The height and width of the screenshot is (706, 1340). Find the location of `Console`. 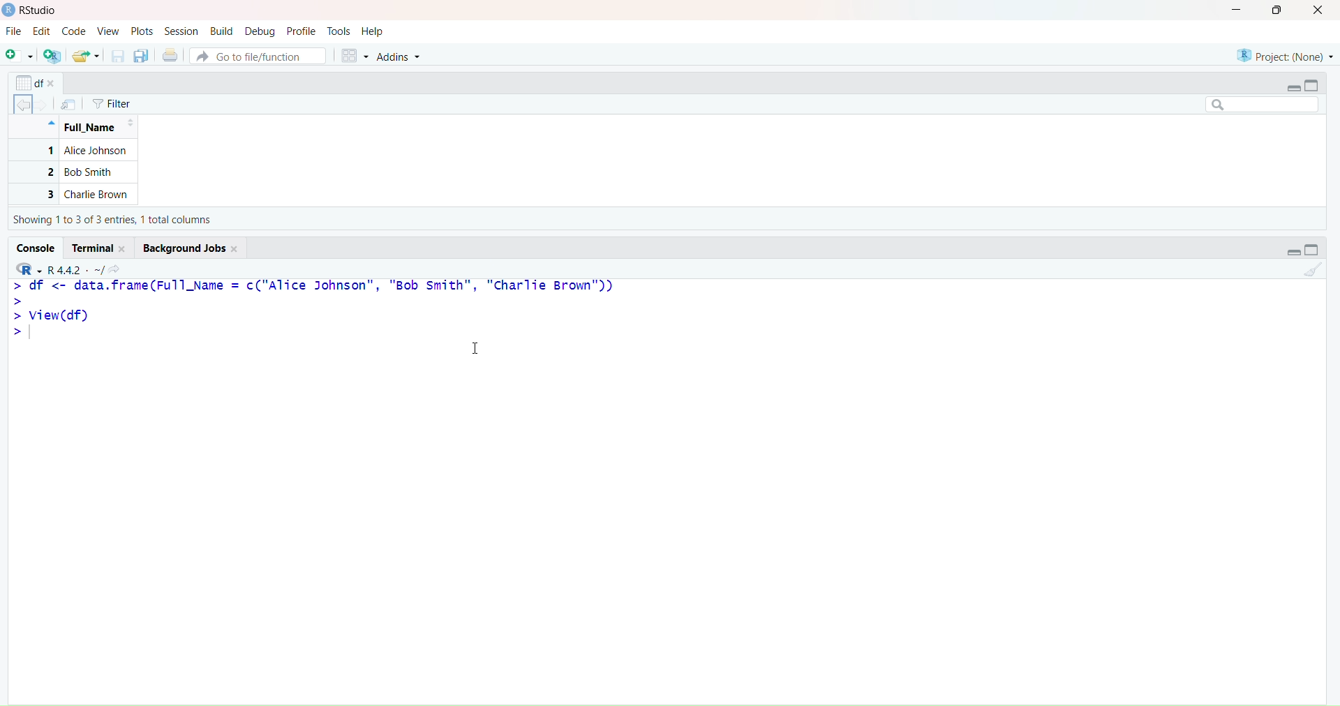

Console is located at coordinates (38, 247).